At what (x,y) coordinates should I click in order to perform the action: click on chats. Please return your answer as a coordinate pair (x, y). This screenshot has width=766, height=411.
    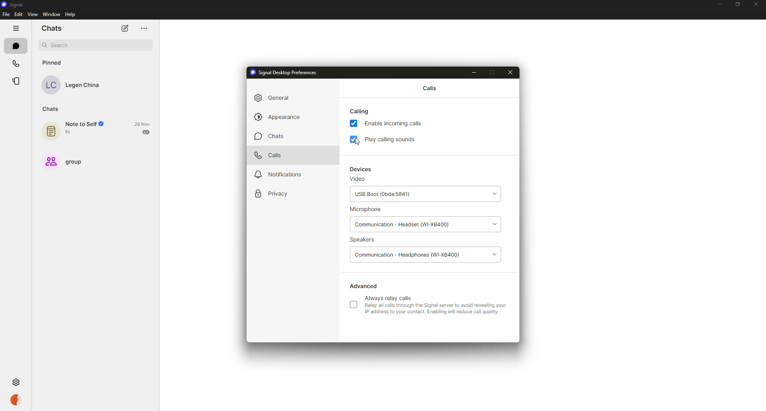
    Looking at the image, I should click on (16, 47).